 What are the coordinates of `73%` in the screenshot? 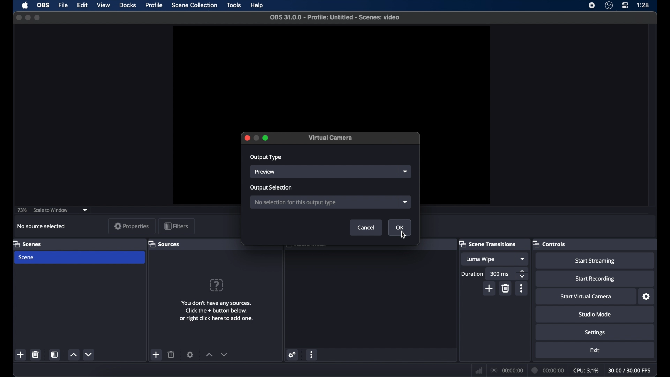 It's located at (22, 210).